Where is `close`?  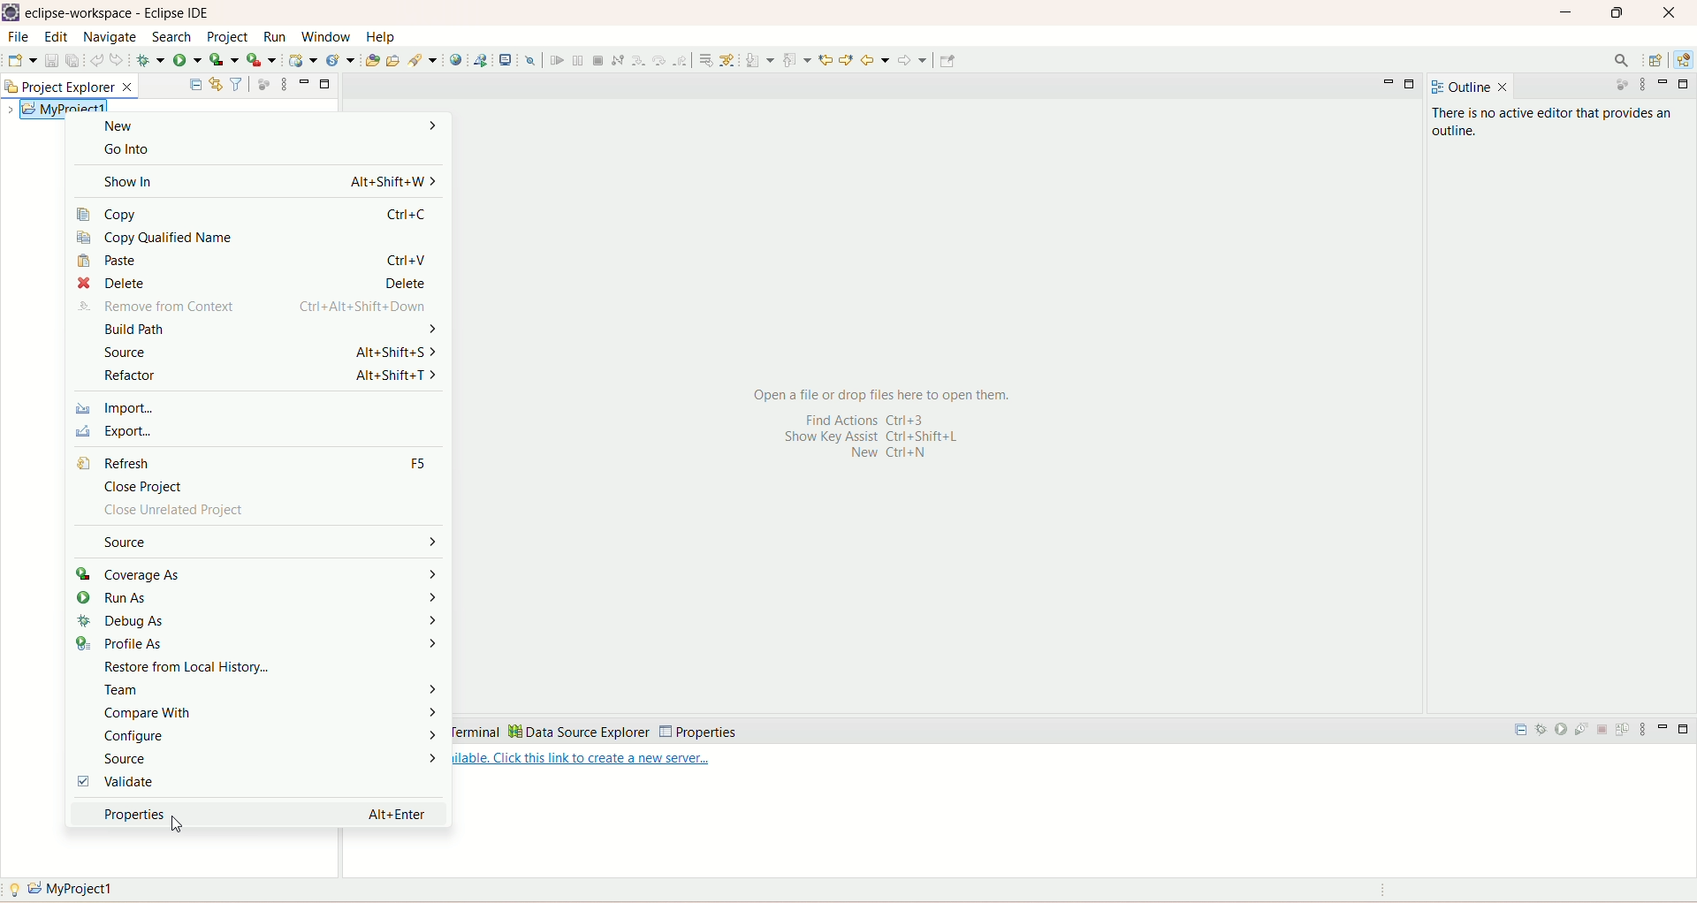
close is located at coordinates (1670, 13).